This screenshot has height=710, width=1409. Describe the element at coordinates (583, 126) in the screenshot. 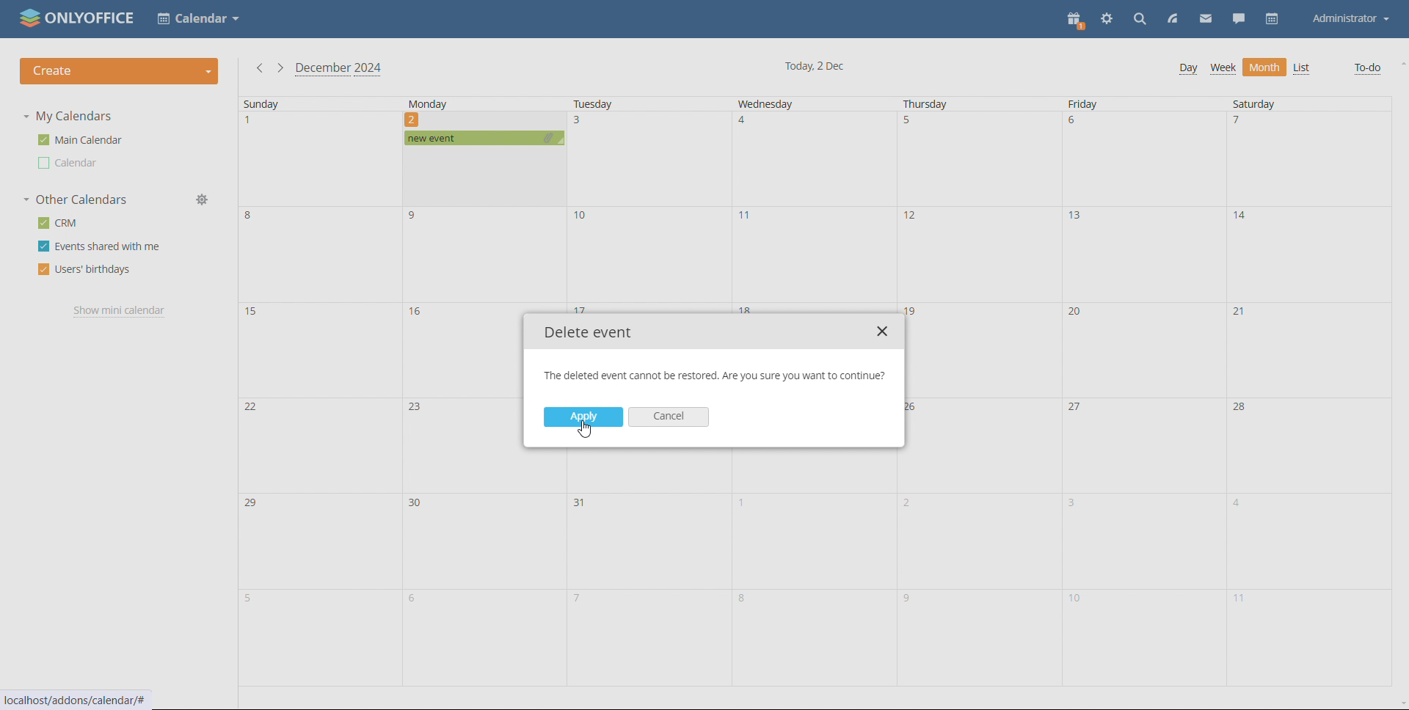

I see `3` at that location.